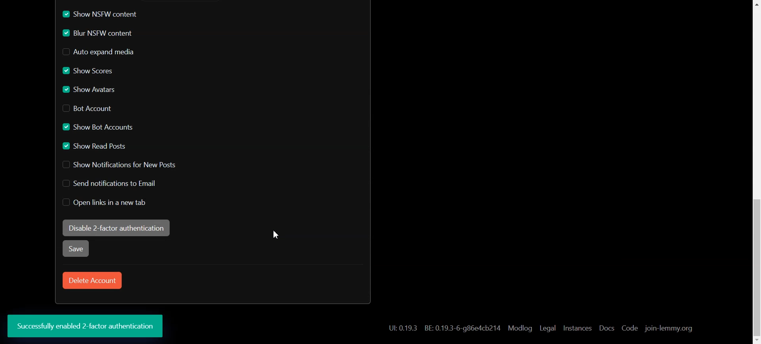 The image size is (761, 344). What do you see at coordinates (115, 228) in the screenshot?
I see `Enable 2-factor authentication` at bounding box center [115, 228].